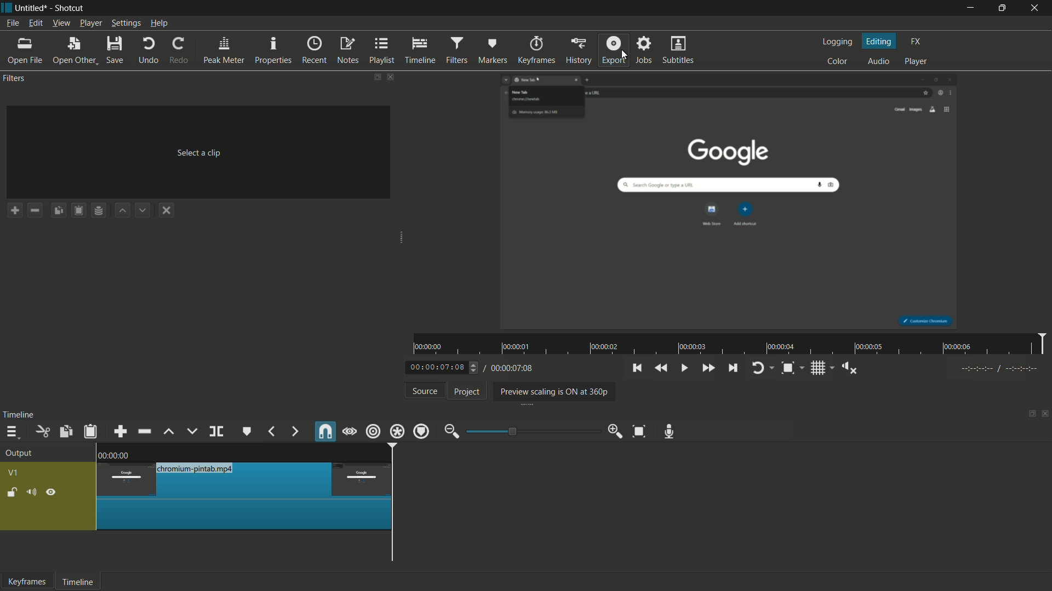  Describe the element at coordinates (98, 210) in the screenshot. I see `save filter set` at that location.